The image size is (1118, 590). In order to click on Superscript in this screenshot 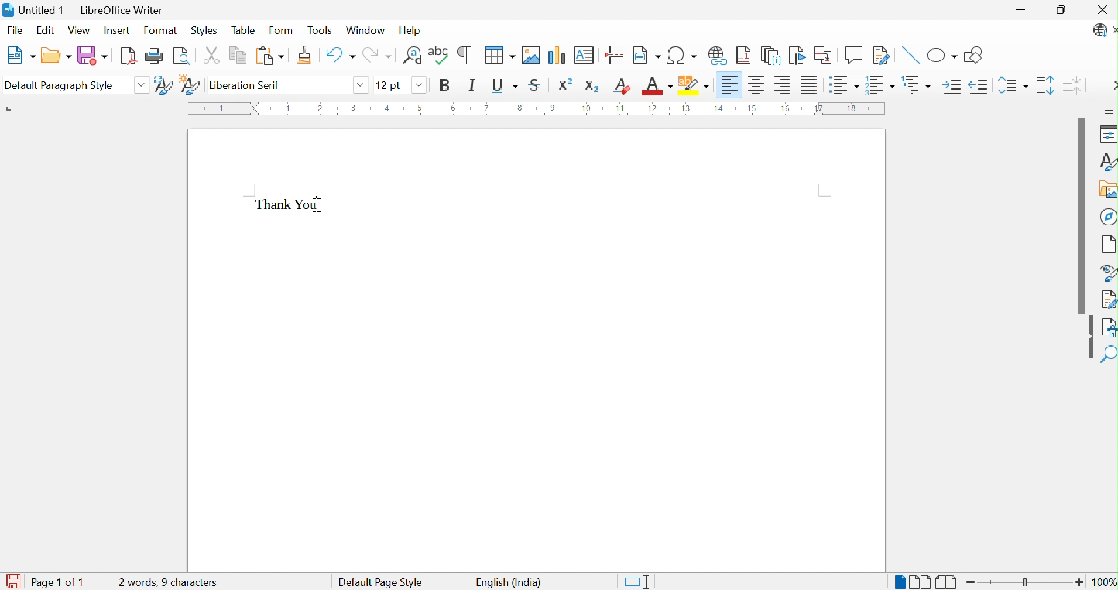, I will do `click(565, 84)`.